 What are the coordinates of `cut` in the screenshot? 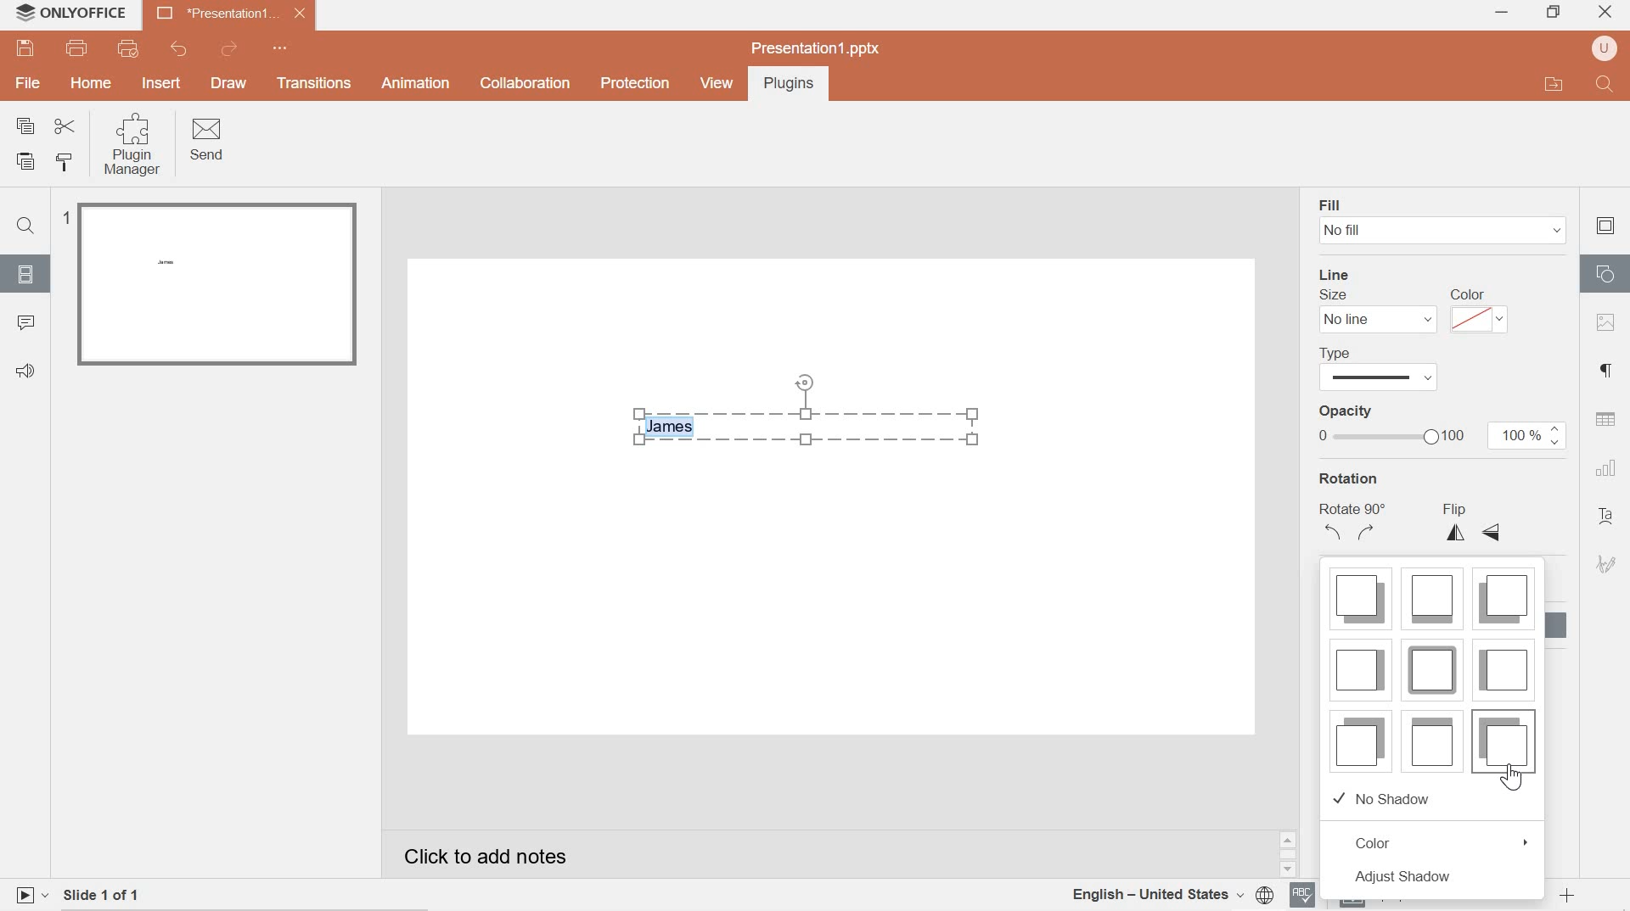 It's located at (65, 126).